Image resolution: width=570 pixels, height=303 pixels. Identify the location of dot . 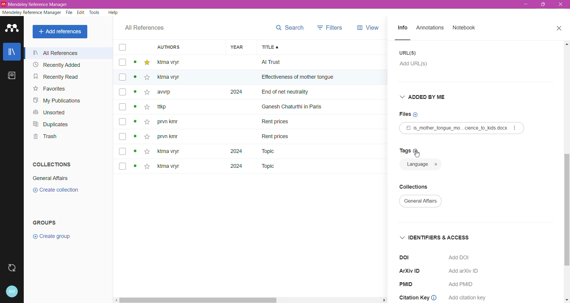
(134, 63).